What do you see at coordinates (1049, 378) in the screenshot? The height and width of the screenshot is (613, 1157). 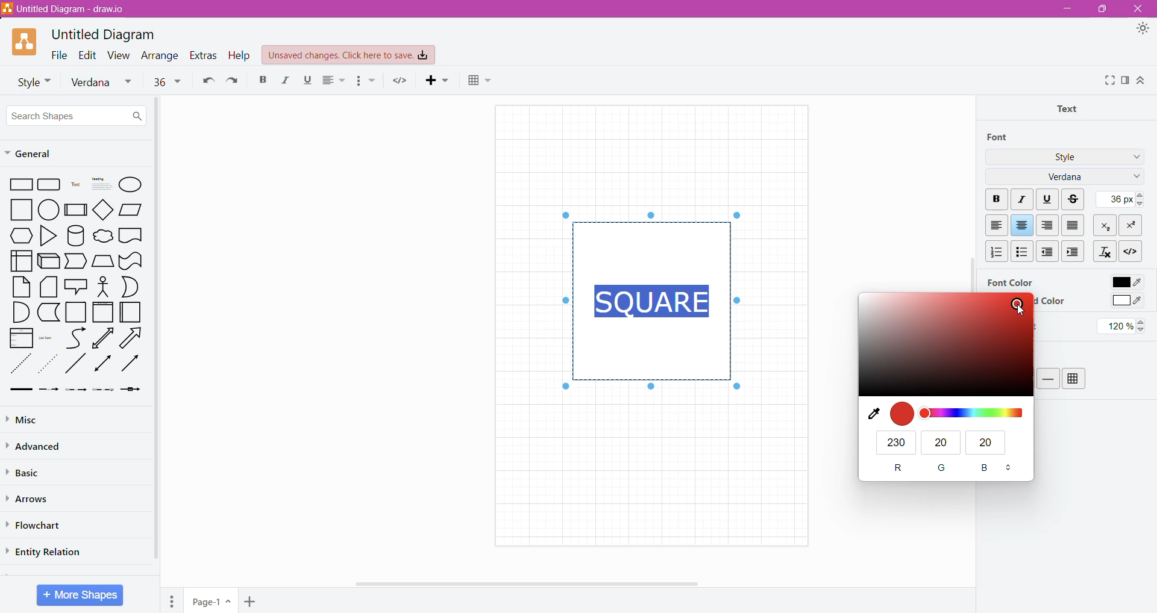 I see `Insert Horizontal Line` at bounding box center [1049, 378].